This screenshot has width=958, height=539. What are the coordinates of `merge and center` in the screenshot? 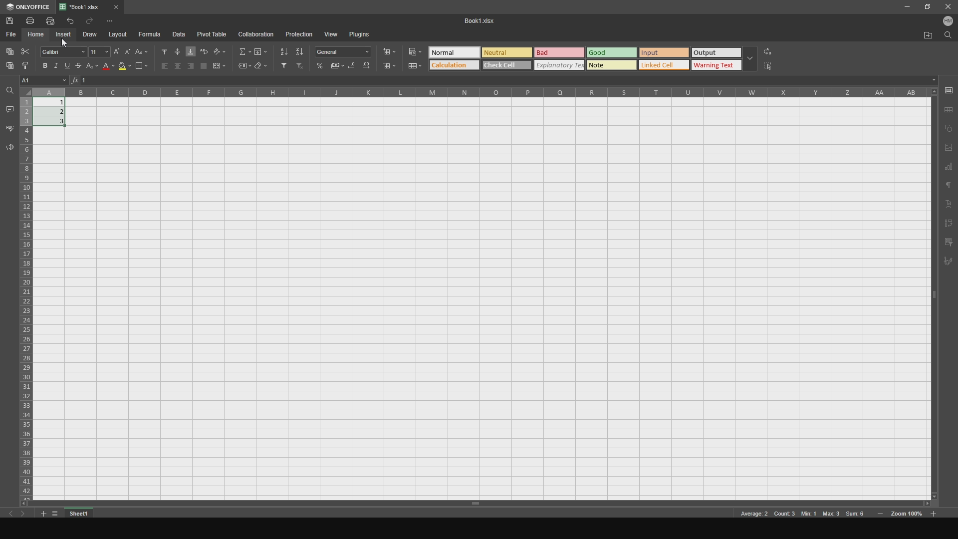 It's located at (221, 66).